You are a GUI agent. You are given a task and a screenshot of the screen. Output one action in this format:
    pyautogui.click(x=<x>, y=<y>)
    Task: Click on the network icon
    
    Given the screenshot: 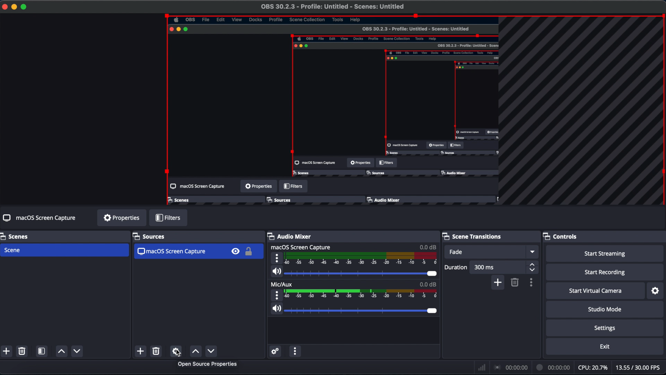 What is the action you would take?
    pyautogui.click(x=481, y=367)
    